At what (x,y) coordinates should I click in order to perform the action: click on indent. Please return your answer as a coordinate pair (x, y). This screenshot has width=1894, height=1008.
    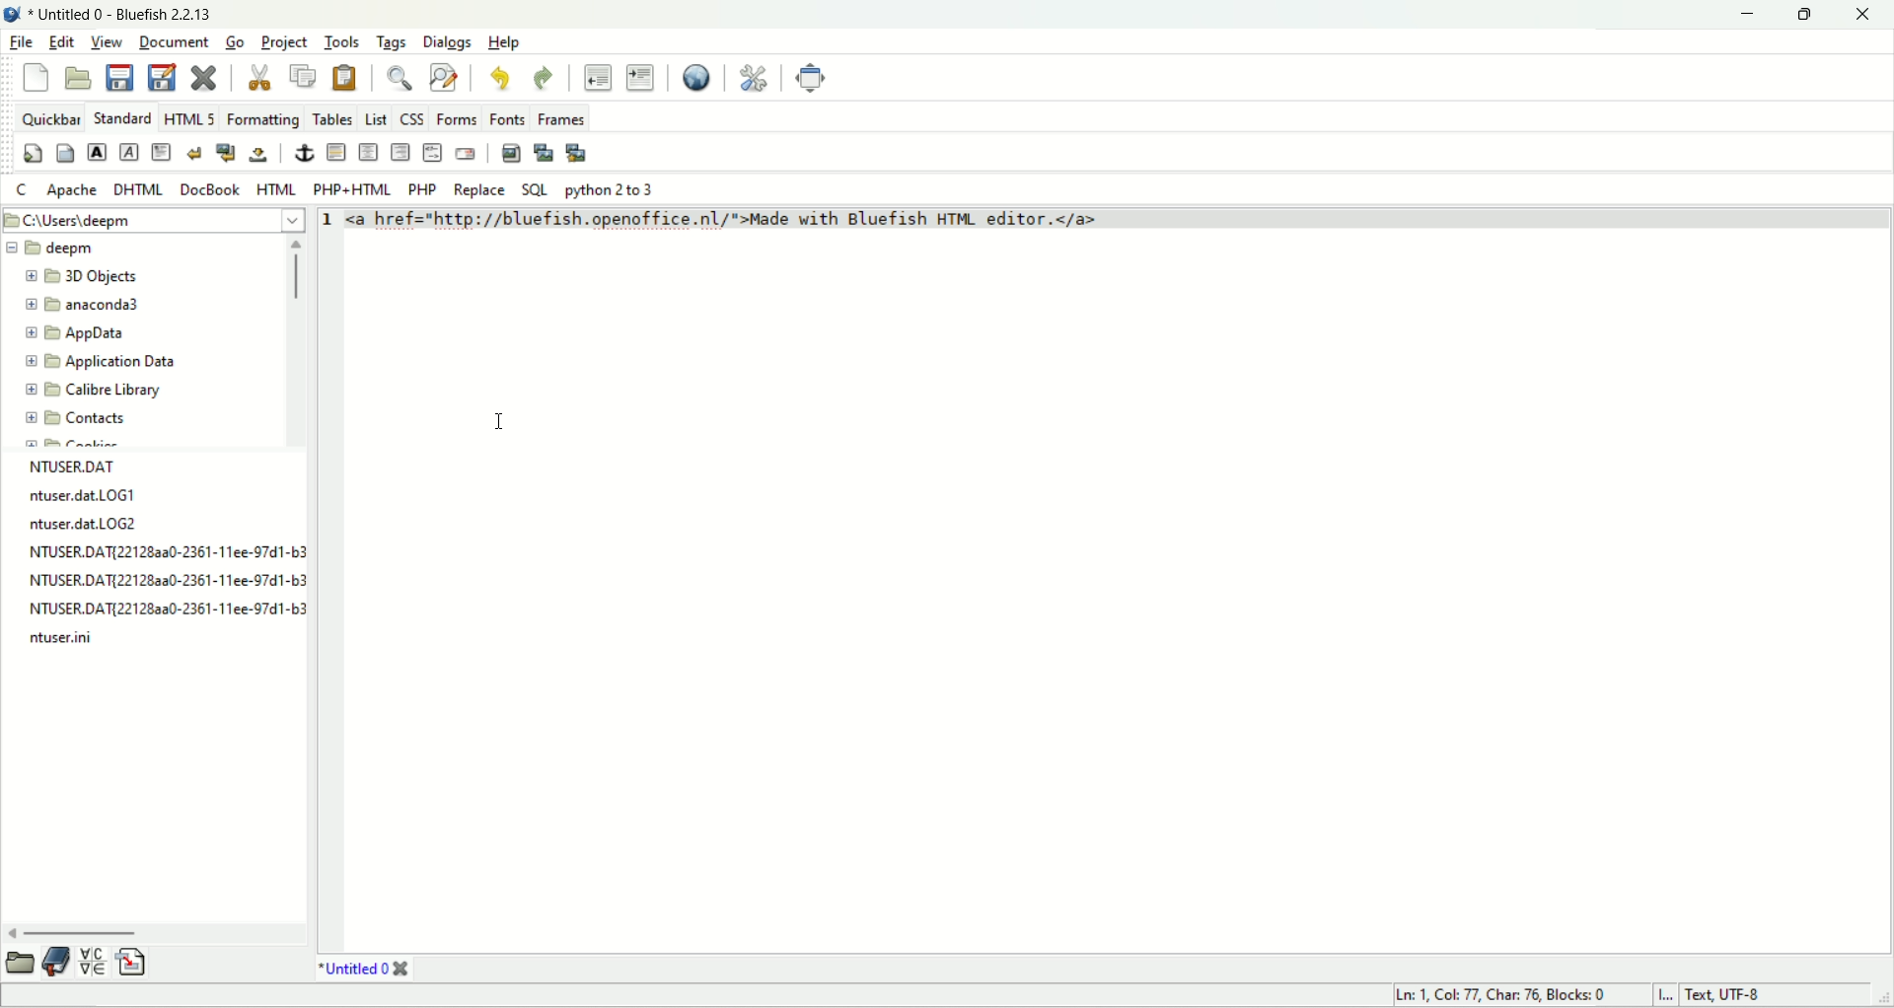
    Looking at the image, I should click on (641, 78).